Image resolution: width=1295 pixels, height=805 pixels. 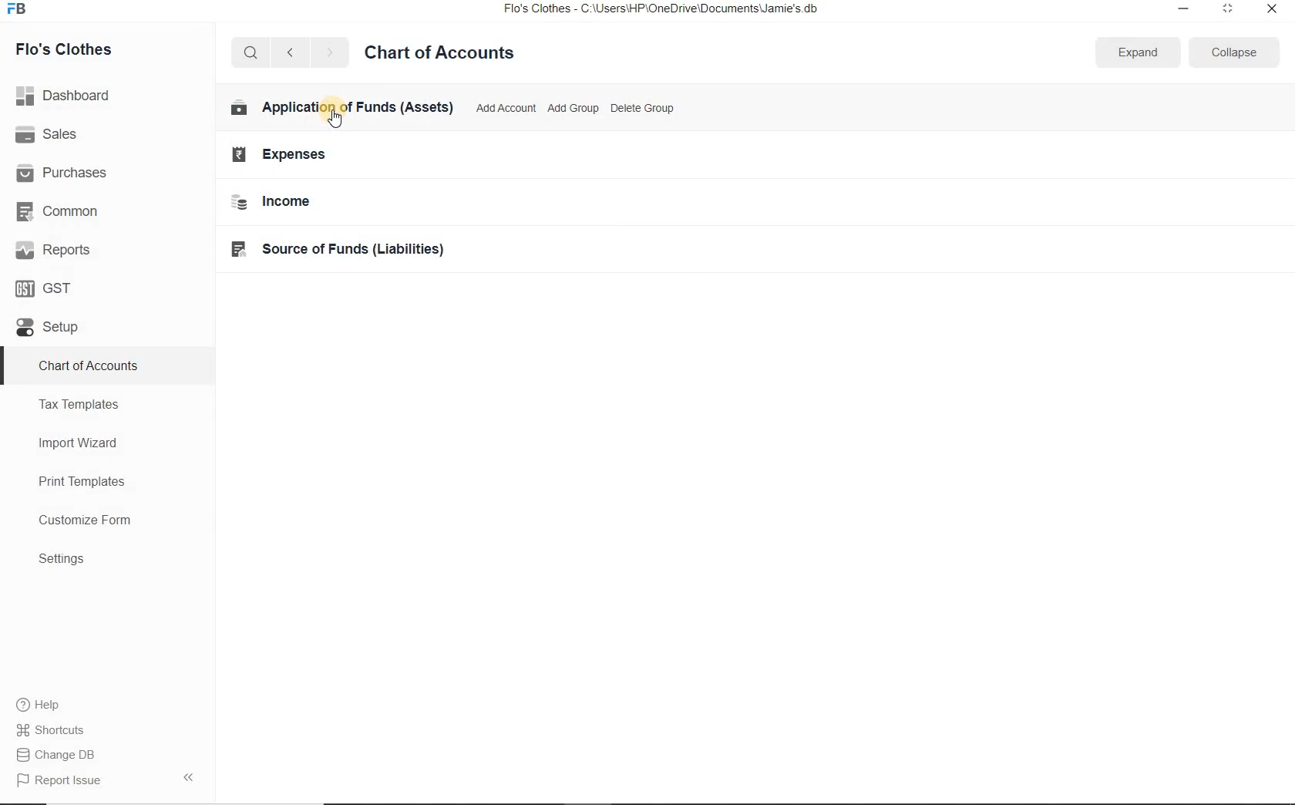 What do you see at coordinates (69, 172) in the screenshot?
I see `Purchases` at bounding box center [69, 172].